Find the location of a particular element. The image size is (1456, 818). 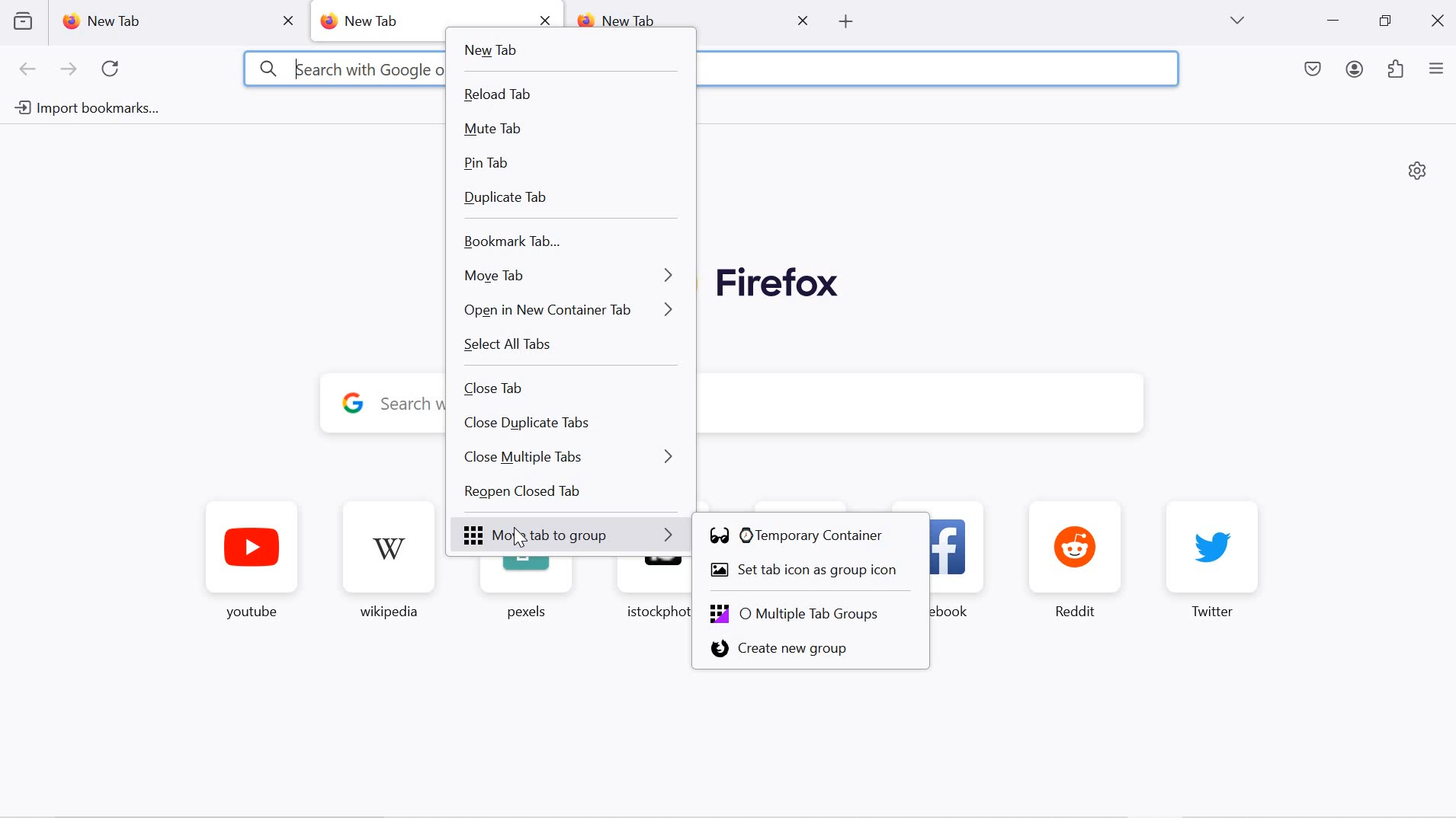

cursor is located at coordinates (523, 538).